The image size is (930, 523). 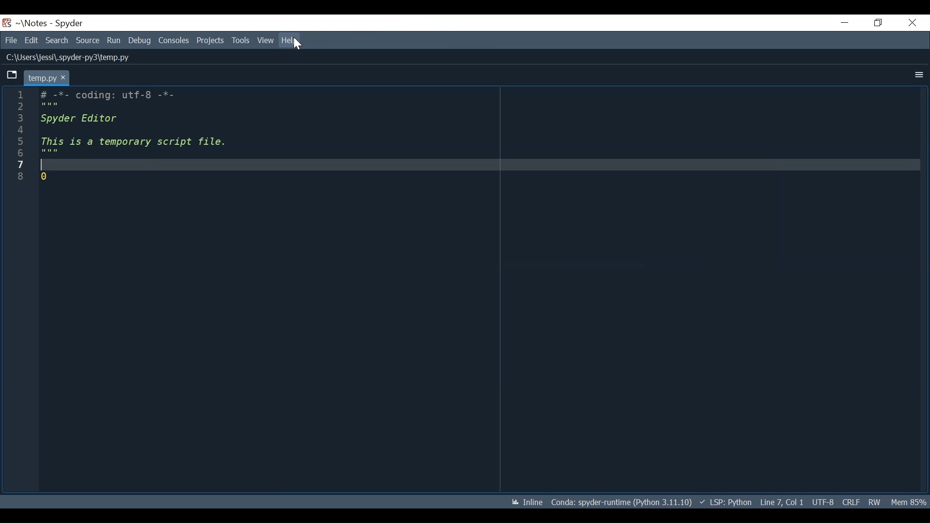 What do you see at coordinates (852, 502) in the screenshot?
I see `CRLF` at bounding box center [852, 502].